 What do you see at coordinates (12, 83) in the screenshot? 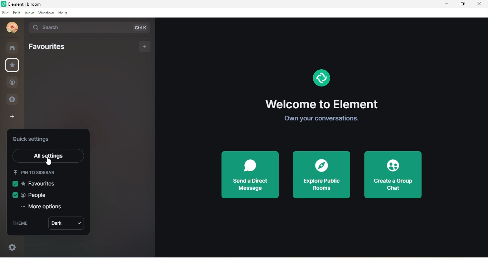
I see `people` at bounding box center [12, 83].